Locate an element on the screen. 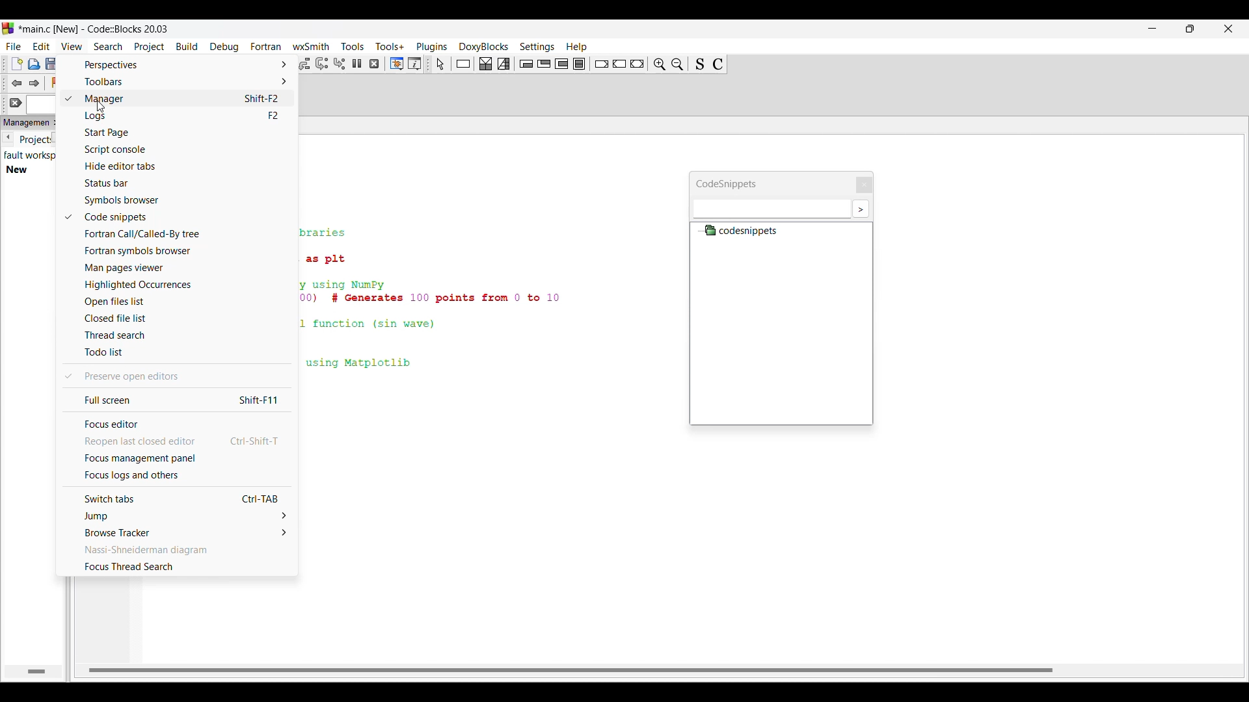 Image resolution: width=1249 pixels, height=702 pixels. Entry condition loop is located at coordinates (526, 64).